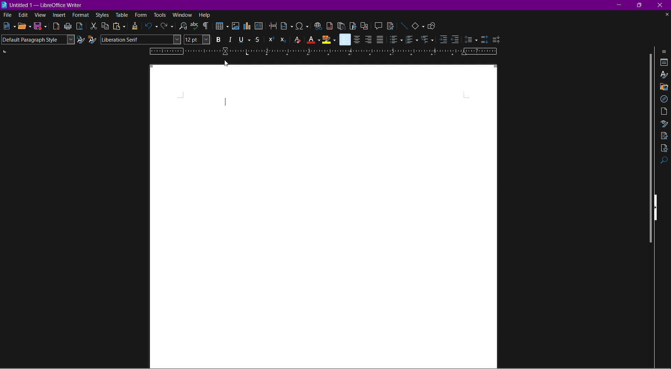 This screenshot has width=671, height=369. What do you see at coordinates (60, 16) in the screenshot?
I see `insert` at bounding box center [60, 16].